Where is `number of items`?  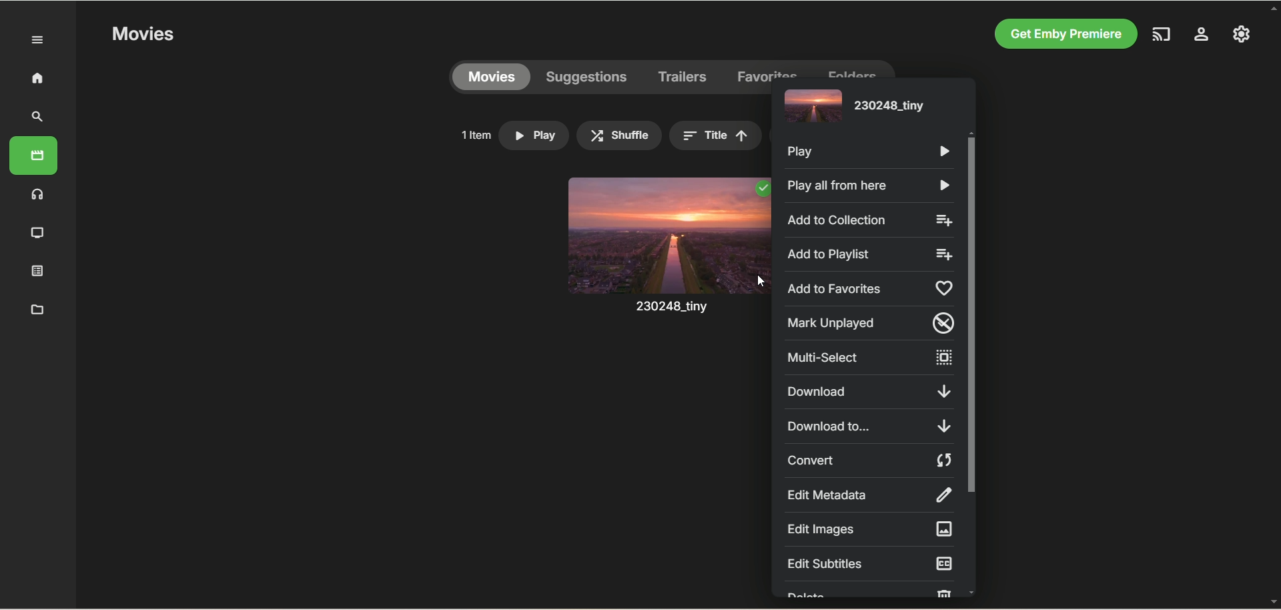
number of items is located at coordinates (475, 135).